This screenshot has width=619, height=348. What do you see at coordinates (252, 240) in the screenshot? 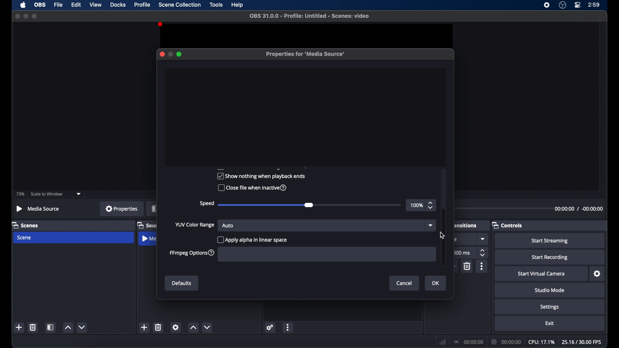
I see `apply alpha in linear space` at bounding box center [252, 240].